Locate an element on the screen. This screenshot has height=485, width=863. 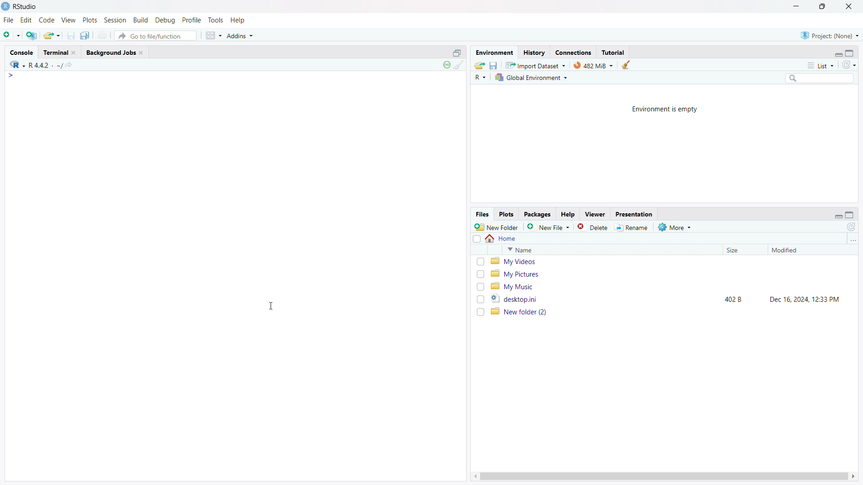
load workspace is located at coordinates (480, 65).